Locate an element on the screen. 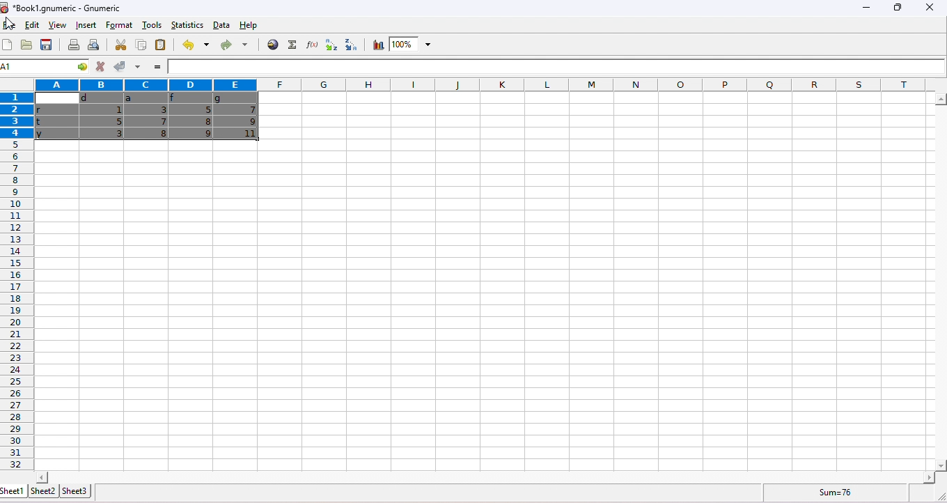  maximize is located at coordinates (895, 8).